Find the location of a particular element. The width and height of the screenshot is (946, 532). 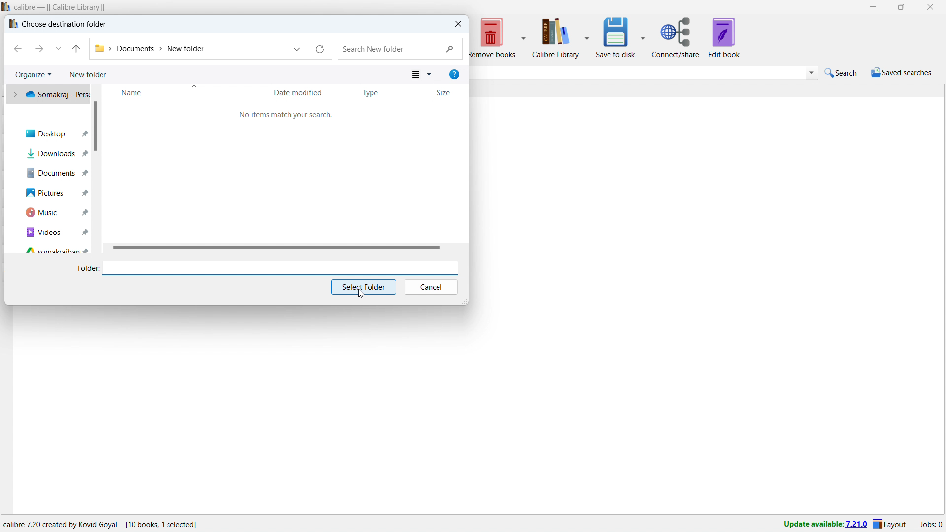

close is located at coordinates (458, 24).